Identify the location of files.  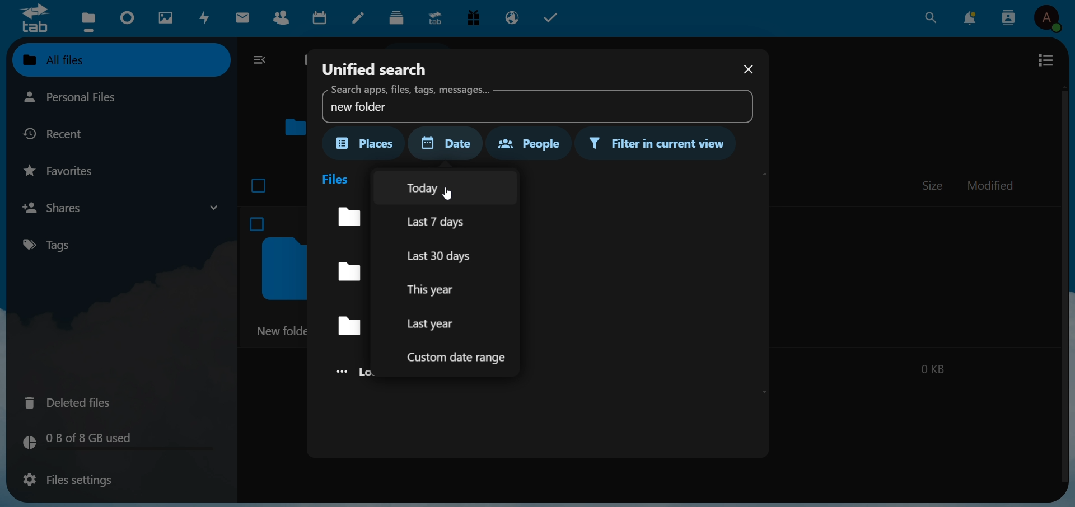
(87, 21).